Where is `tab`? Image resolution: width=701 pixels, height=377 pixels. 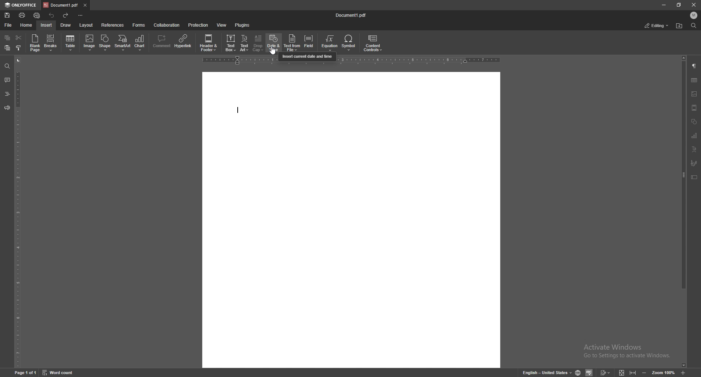
tab is located at coordinates (61, 5).